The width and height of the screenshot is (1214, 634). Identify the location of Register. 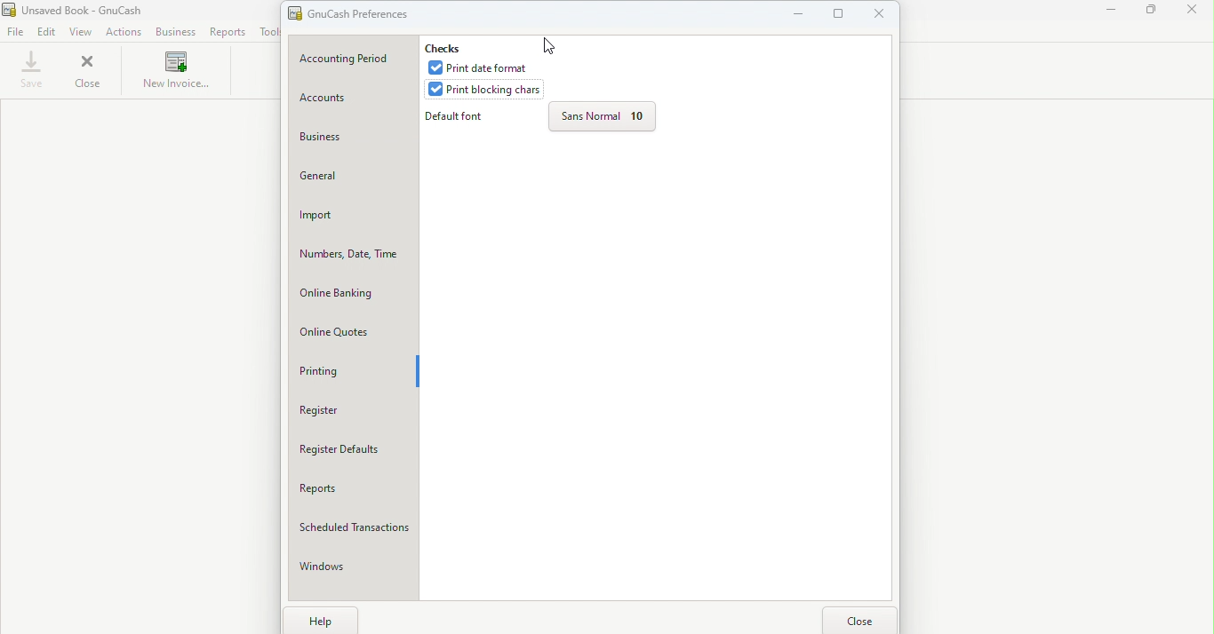
(355, 411).